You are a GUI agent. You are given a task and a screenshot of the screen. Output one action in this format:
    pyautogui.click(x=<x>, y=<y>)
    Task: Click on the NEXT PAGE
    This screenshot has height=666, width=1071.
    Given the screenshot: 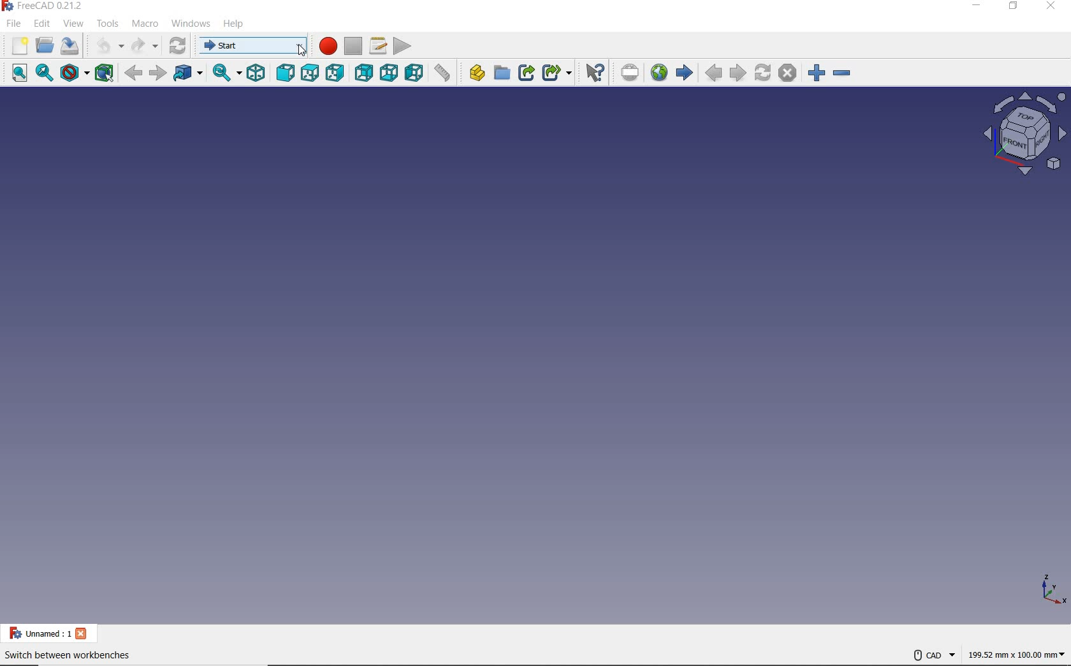 What is the action you would take?
    pyautogui.click(x=738, y=73)
    